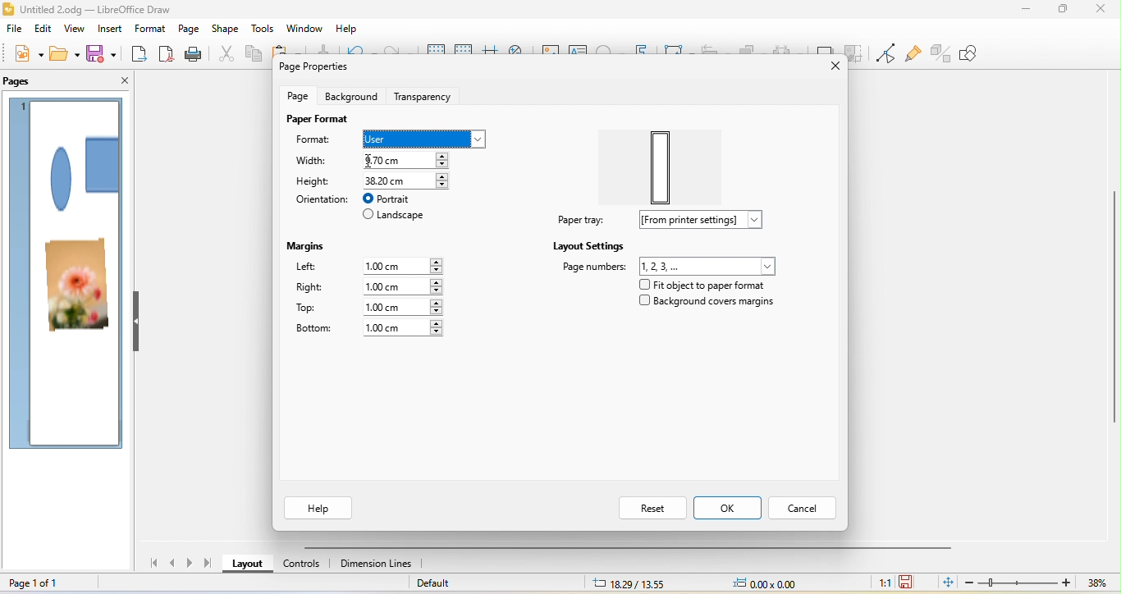 The height and width of the screenshot is (594, 1121). Describe the element at coordinates (298, 568) in the screenshot. I see `controls` at that location.